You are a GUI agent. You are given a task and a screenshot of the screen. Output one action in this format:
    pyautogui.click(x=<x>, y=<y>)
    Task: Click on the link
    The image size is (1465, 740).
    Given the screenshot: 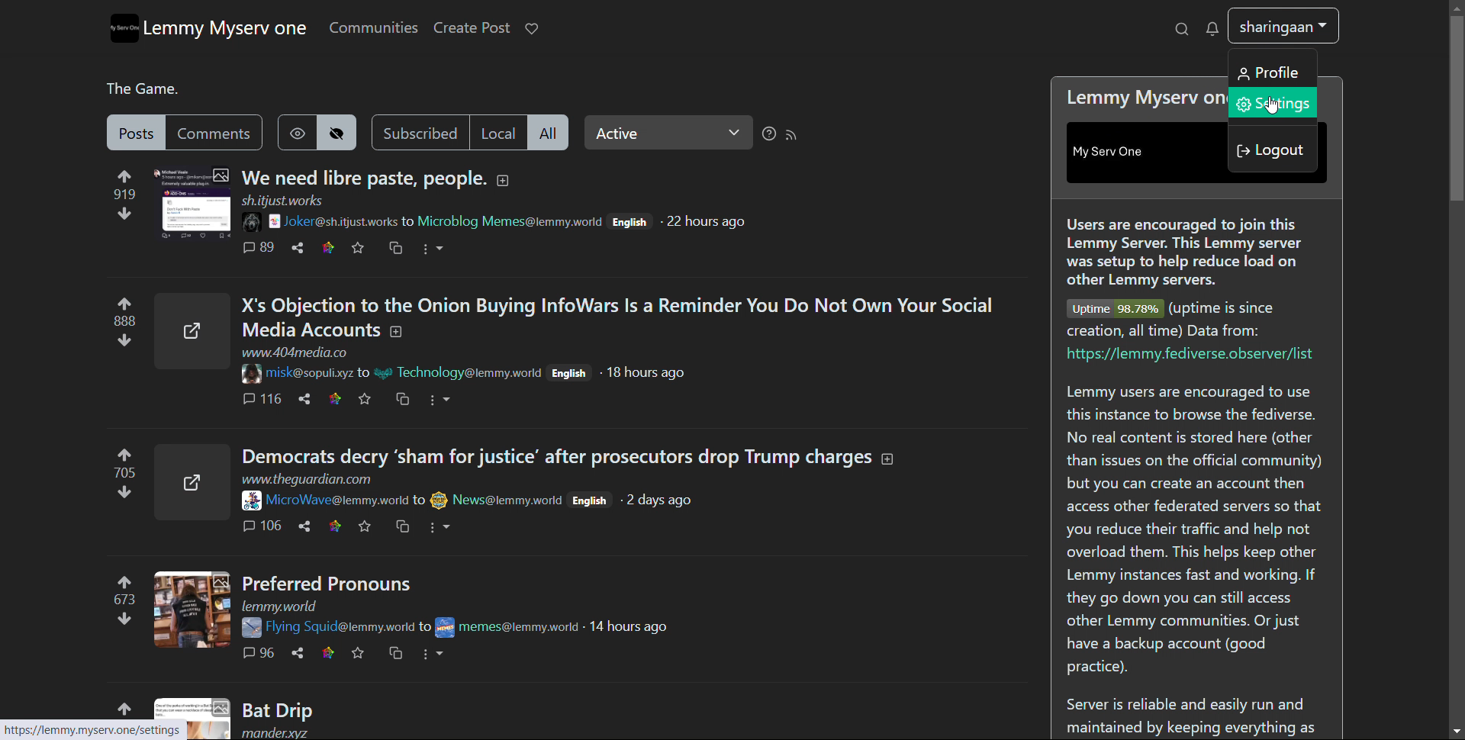 What is the action you would take?
    pyautogui.click(x=333, y=652)
    